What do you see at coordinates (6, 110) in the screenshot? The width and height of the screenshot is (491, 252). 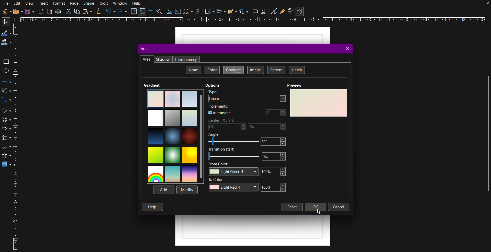 I see `Basic Shapes` at bounding box center [6, 110].